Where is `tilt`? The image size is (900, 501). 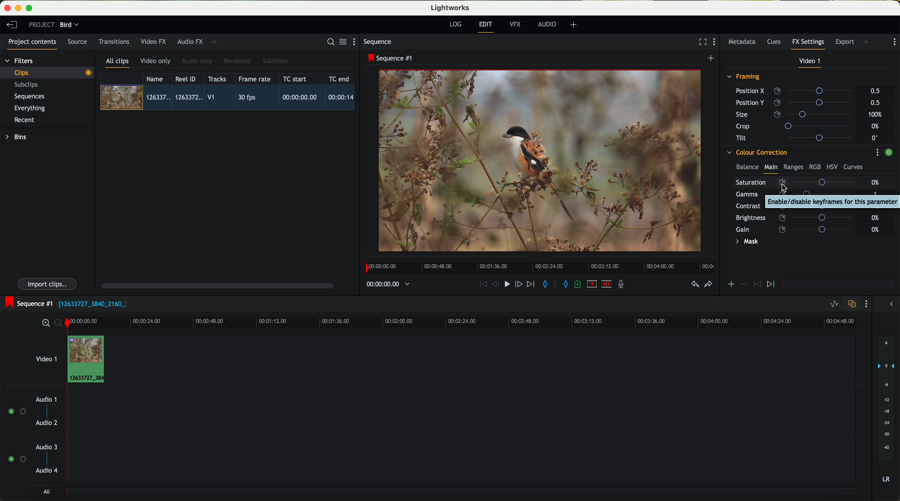
tilt is located at coordinates (797, 138).